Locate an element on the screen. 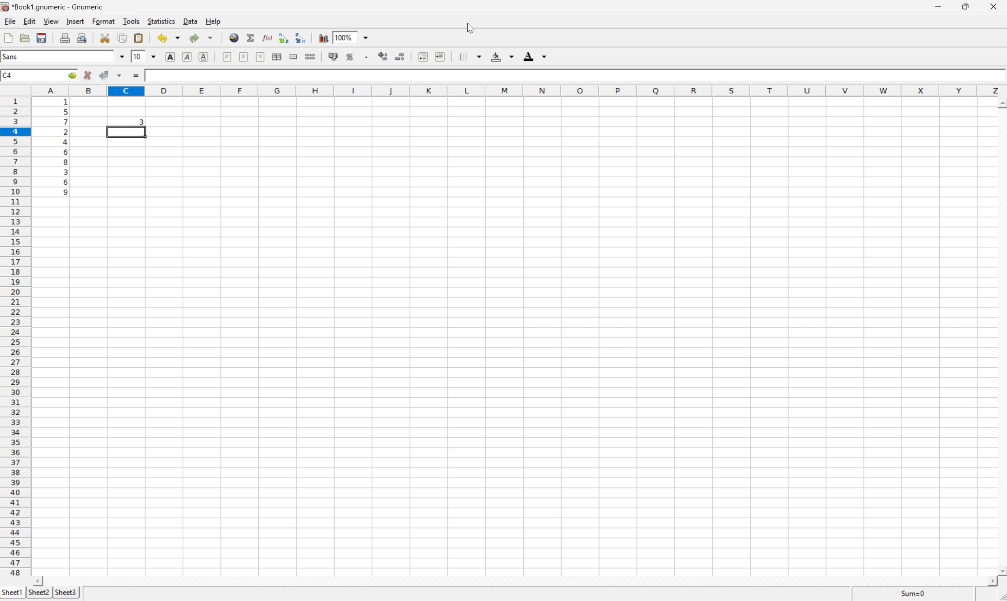  chart is located at coordinates (321, 37).